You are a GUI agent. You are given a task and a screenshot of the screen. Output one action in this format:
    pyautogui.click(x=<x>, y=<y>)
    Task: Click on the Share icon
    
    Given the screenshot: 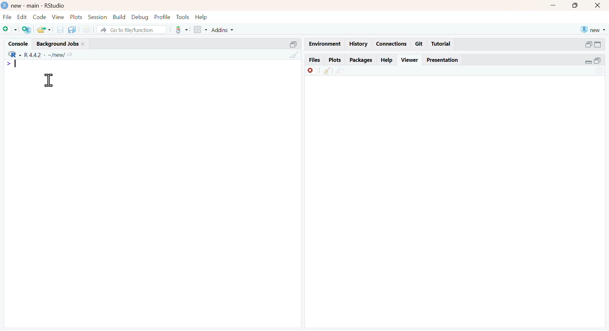 What is the action you would take?
    pyautogui.click(x=70, y=55)
    